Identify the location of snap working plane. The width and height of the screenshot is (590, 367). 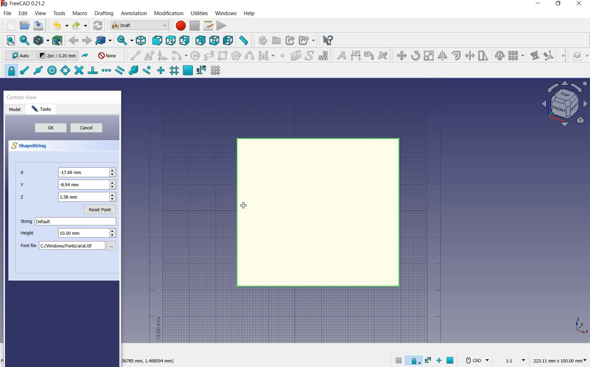
(187, 71).